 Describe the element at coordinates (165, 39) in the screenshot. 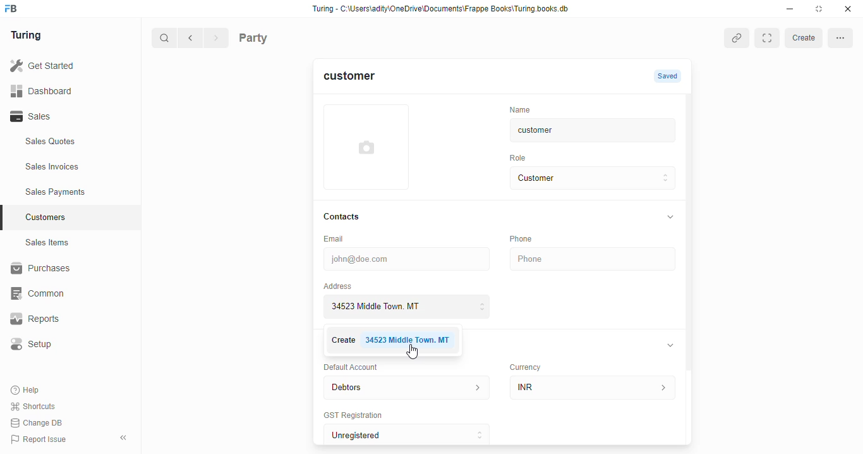

I see `search` at that location.